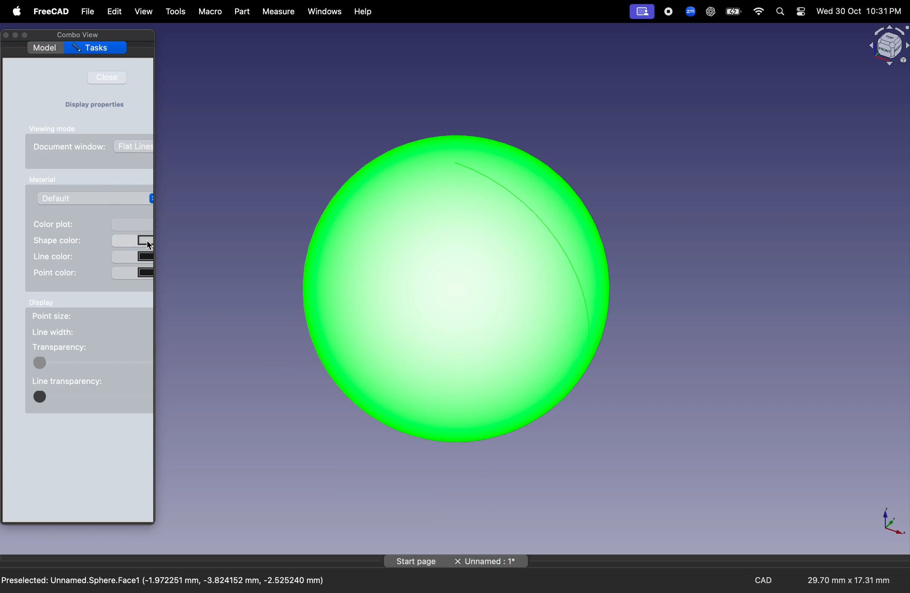  What do you see at coordinates (842, 581) in the screenshot?
I see `29.70 mm x 17.31 mm` at bounding box center [842, 581].